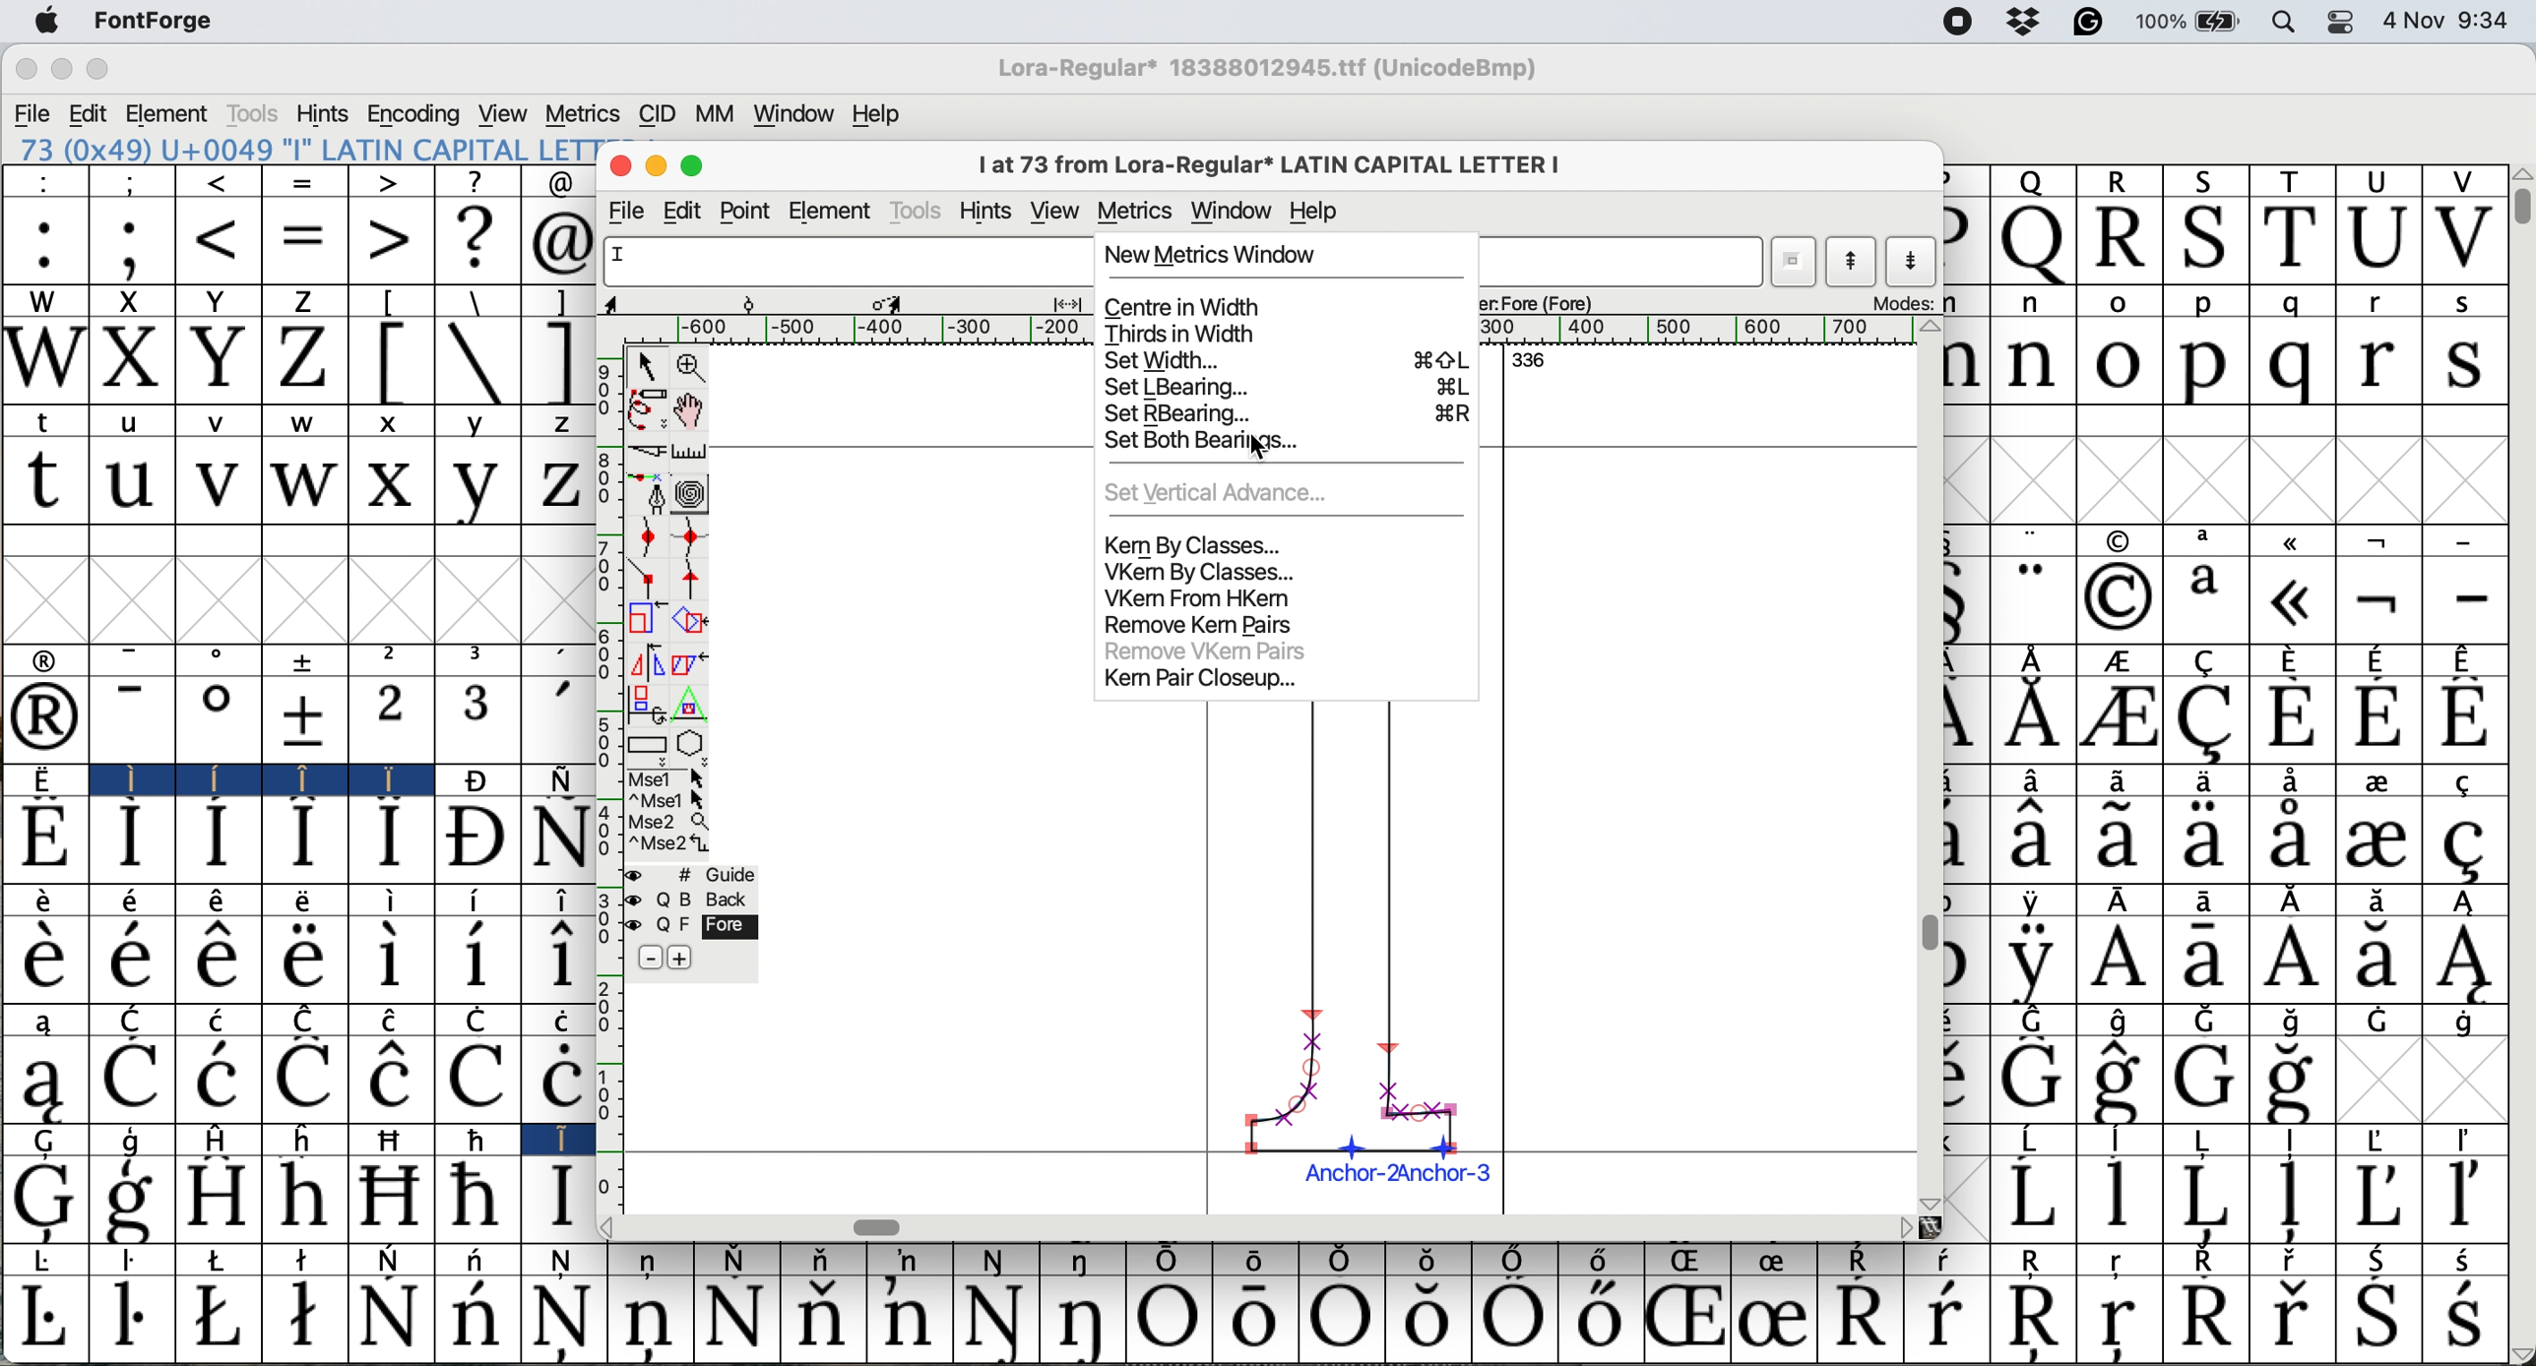 The image size is (2536, 1366). Describe the element at coordinates (303, 1198) in the screenshot. I see `Symbol` at that location.